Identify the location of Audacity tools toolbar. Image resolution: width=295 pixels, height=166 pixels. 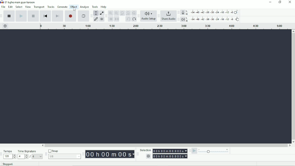
(91, 16).